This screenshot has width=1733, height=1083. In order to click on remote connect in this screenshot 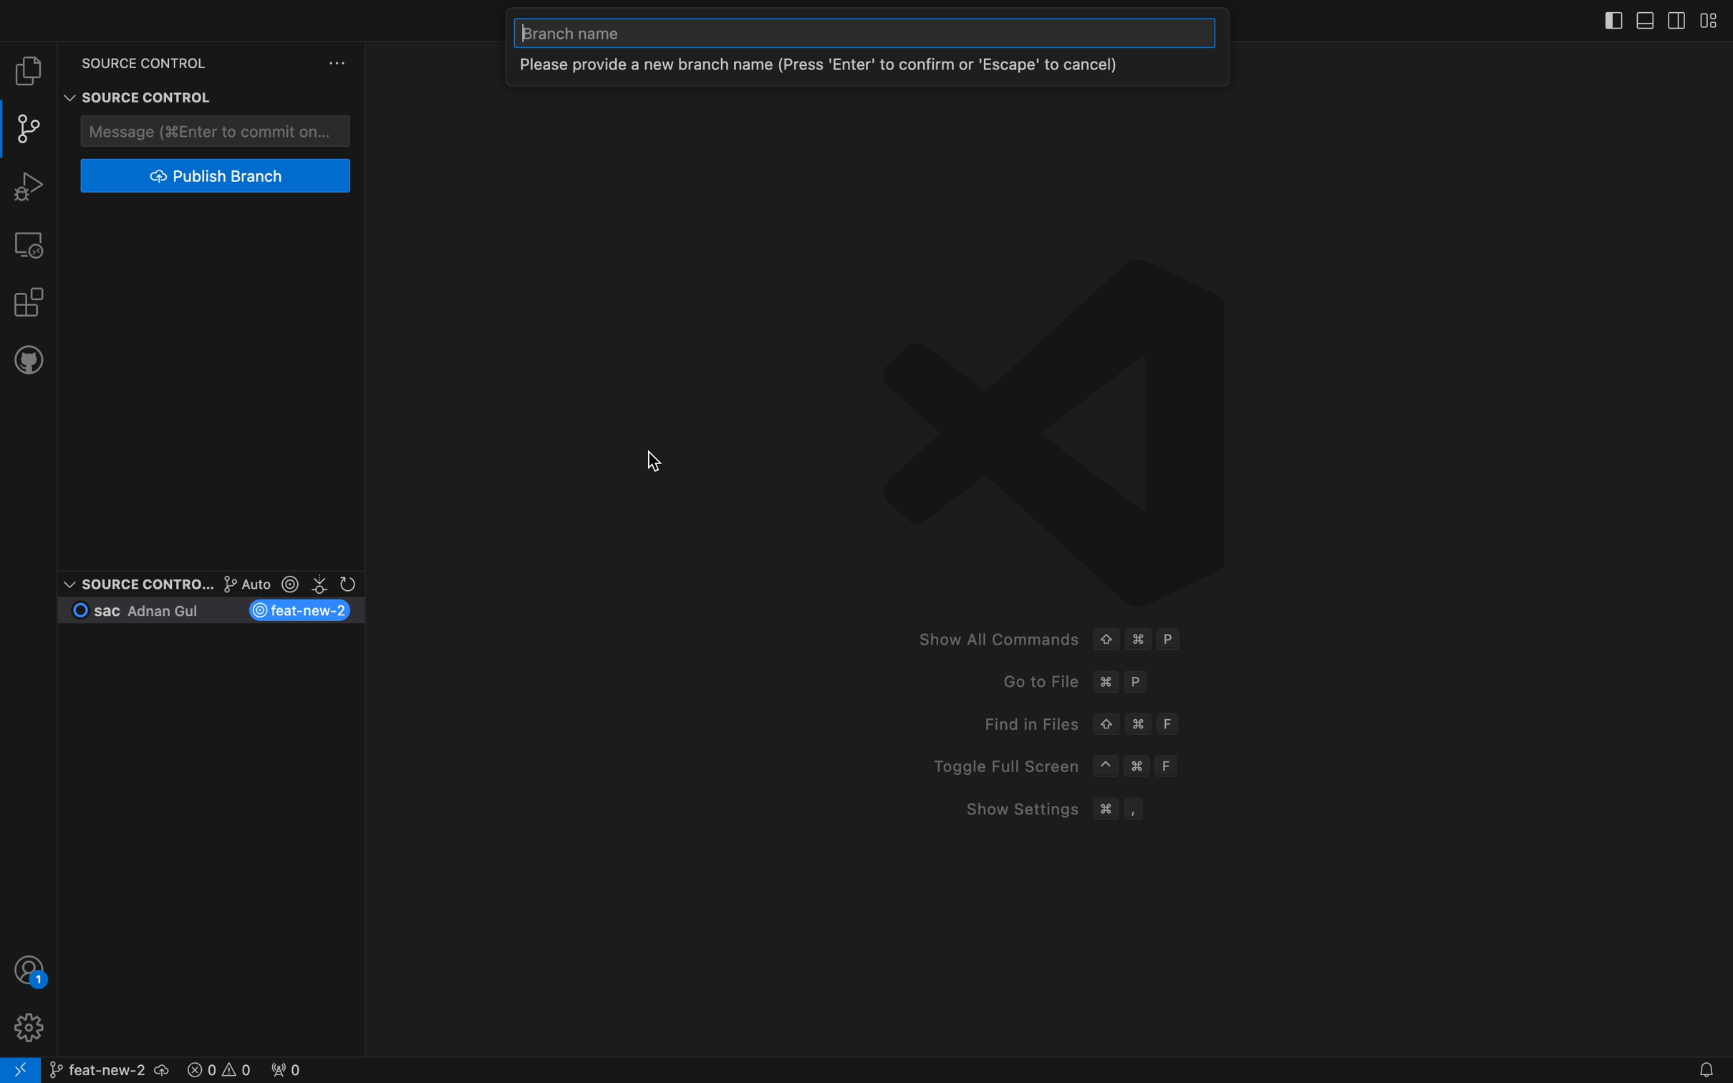, I will do `click(20, 1070)`.